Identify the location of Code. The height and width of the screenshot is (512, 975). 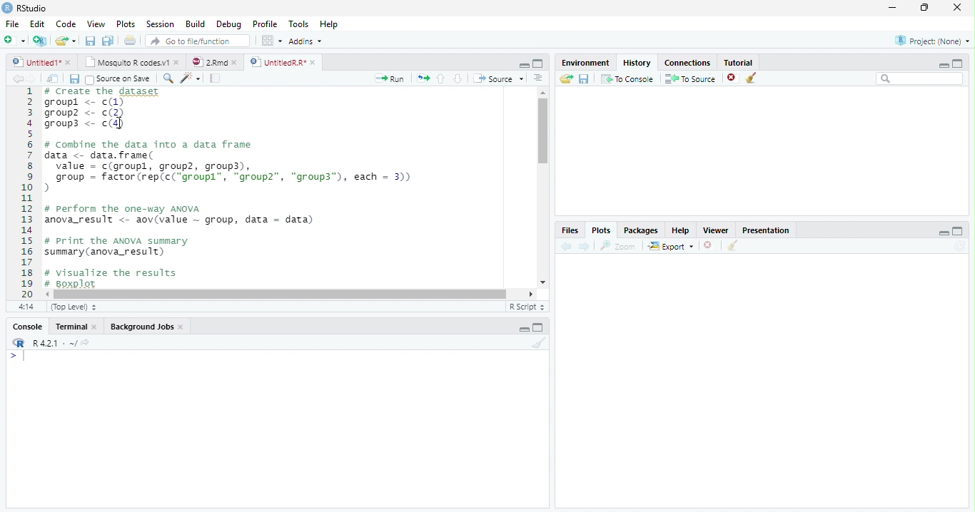
(64, 24).